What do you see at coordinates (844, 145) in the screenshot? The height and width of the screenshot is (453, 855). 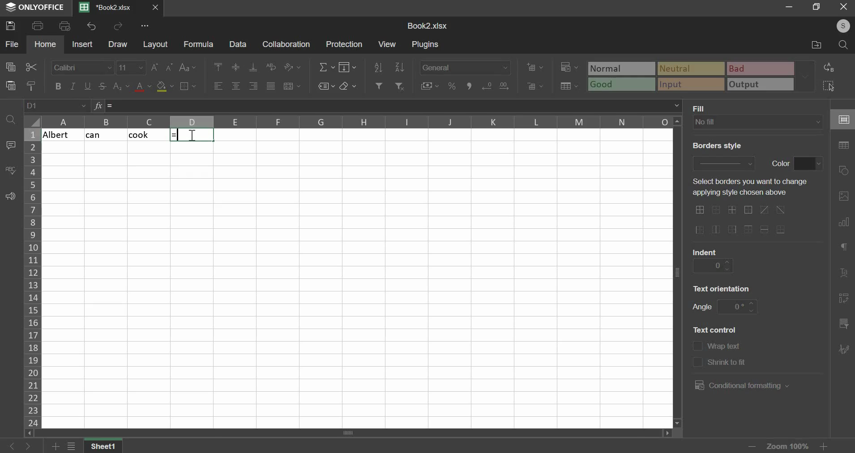 I see `table` at bounding box center [844, 145].